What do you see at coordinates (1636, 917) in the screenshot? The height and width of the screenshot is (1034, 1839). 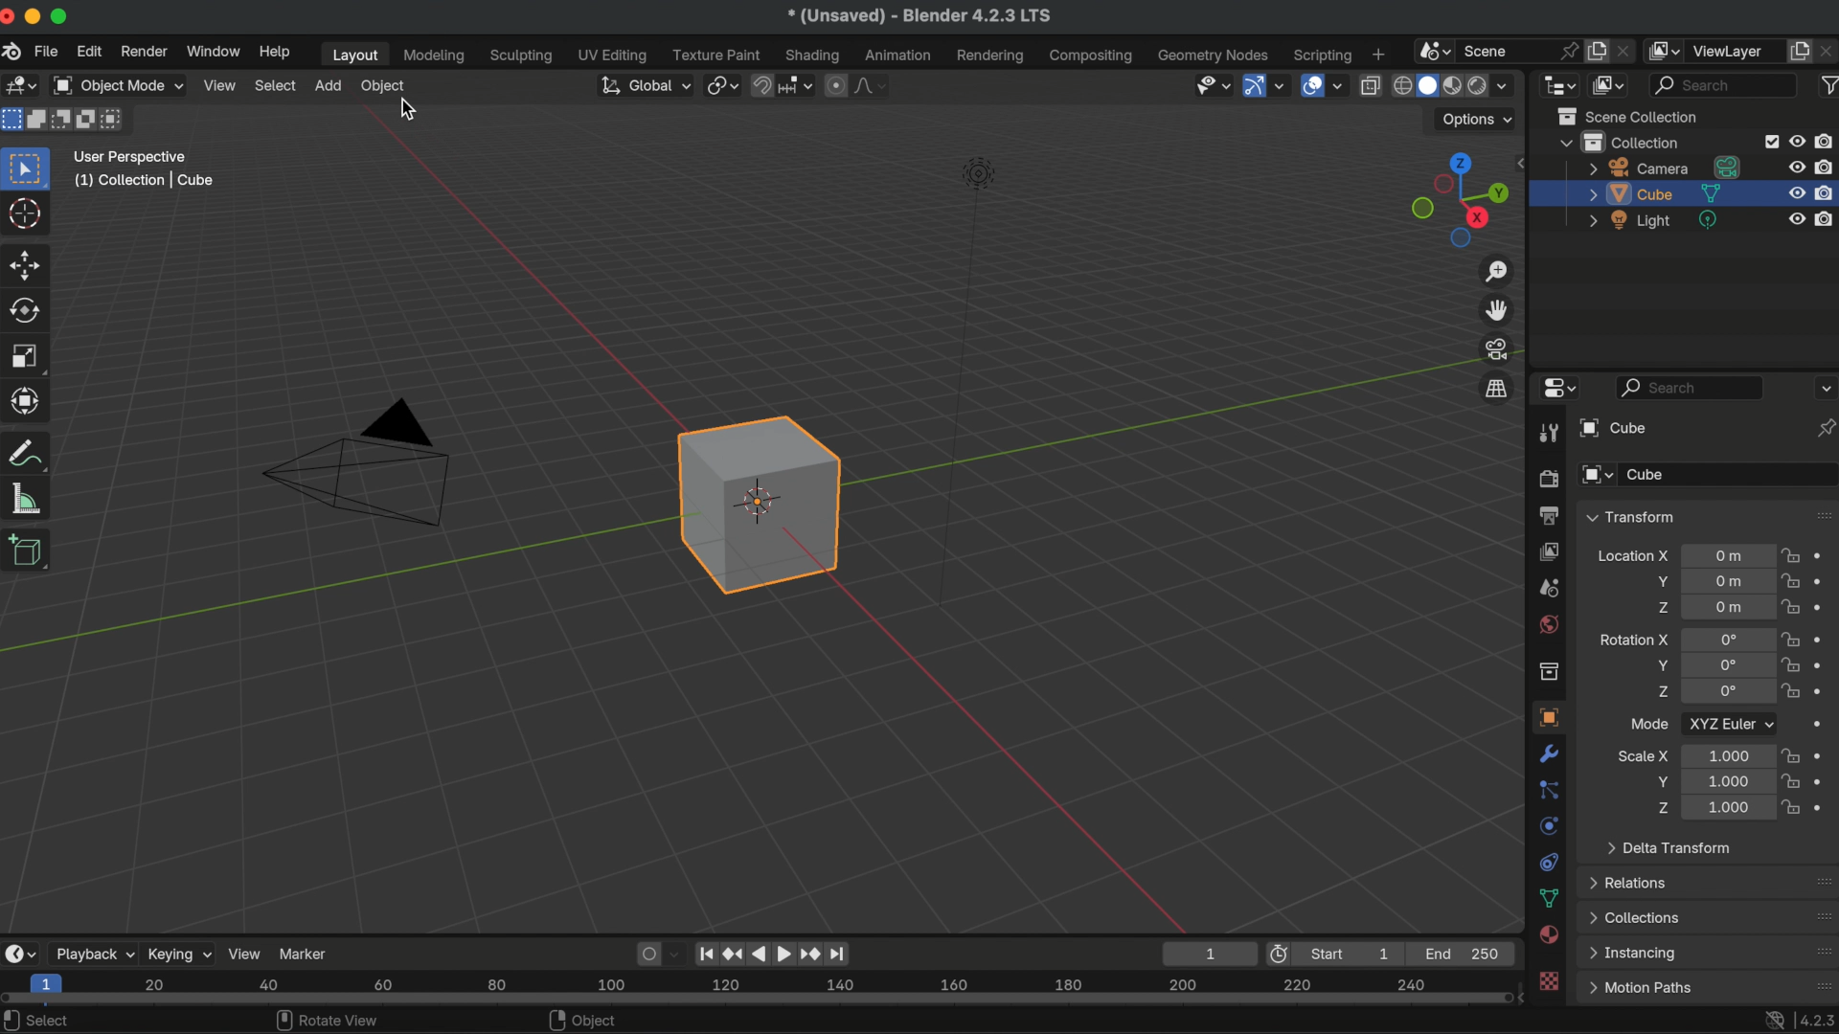 I see `collections` at bounding box center [1636, 917].